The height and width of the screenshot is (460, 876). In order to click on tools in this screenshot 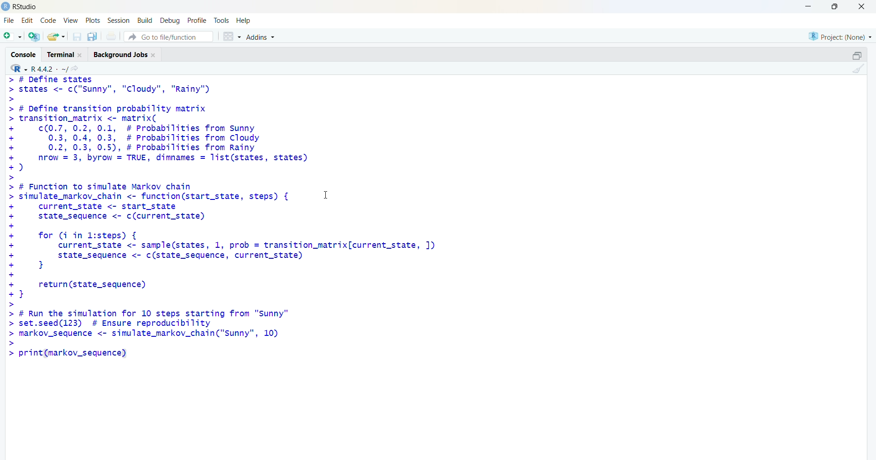, I will do `click(222, 19)`.